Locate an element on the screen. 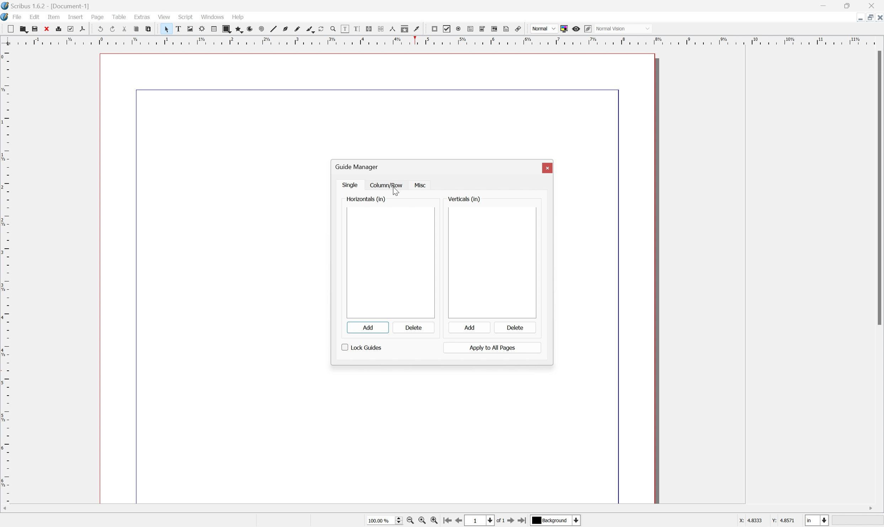  pdf combo box is located at coordinates (483, 28).